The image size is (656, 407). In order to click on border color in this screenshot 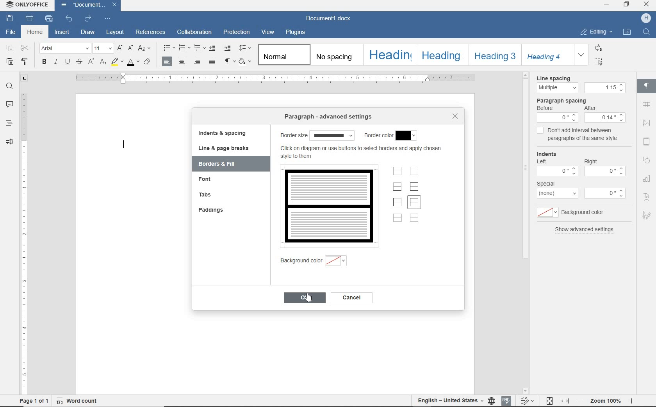, I will do `click(390, 136)`.